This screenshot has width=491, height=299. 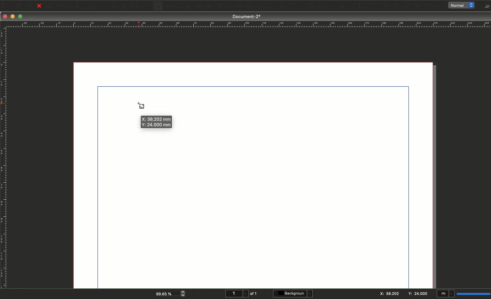 What do you see at coordinates (199, 6) in the screenshot?
I see `Polygon` at bounding box center [199, 6].